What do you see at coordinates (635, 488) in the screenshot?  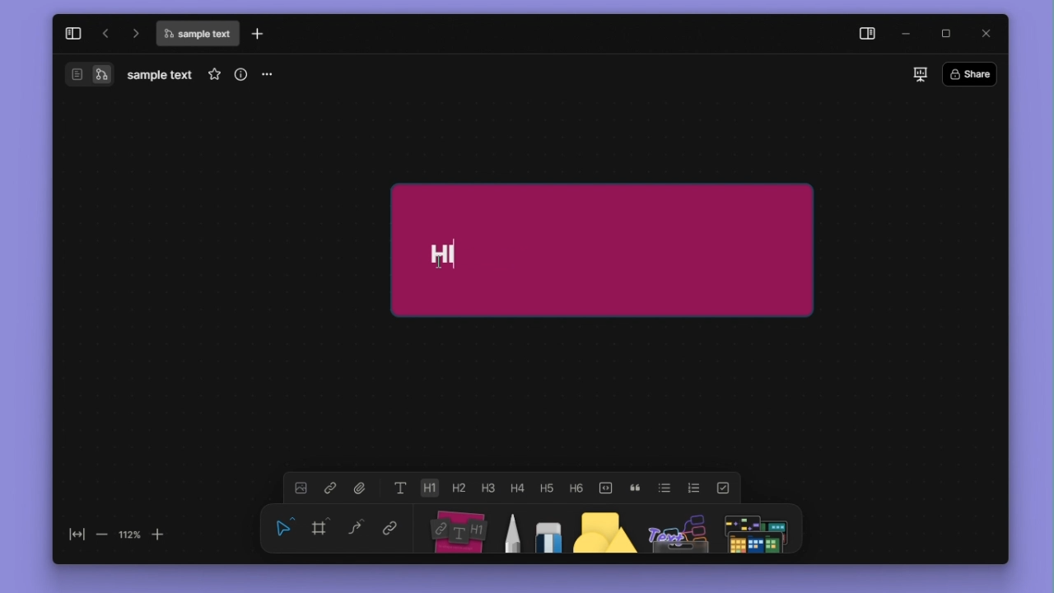 I see `quote` at bounding box center [635, 488].